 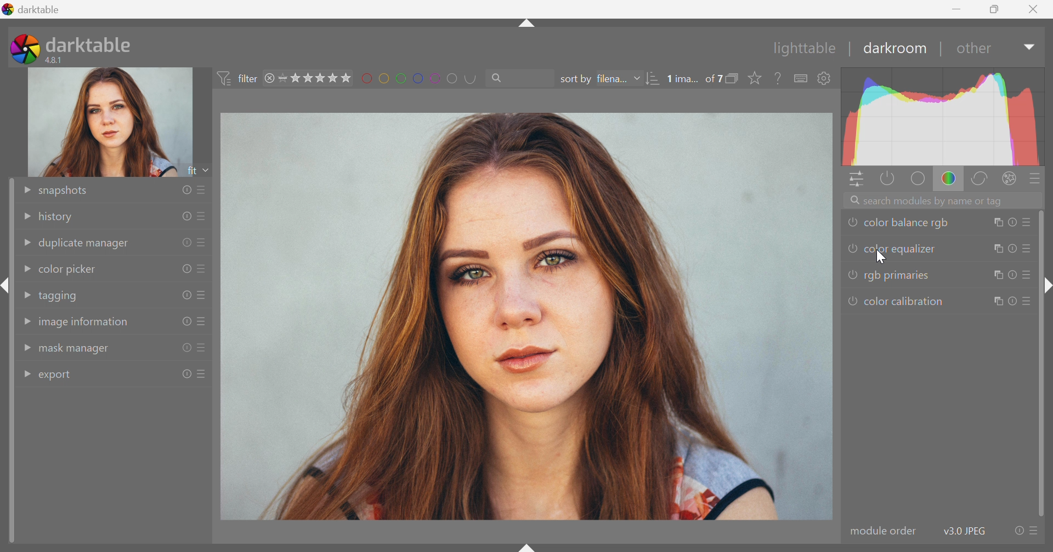 What do you see at coordinates (185, 322) in the screenshot?
I see `reset` at bounding box center [185, 322].